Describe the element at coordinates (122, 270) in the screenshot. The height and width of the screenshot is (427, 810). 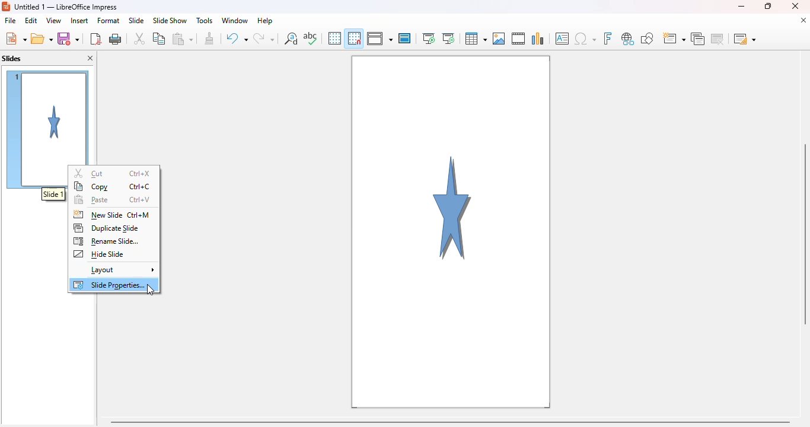
I see `layout` at that location.